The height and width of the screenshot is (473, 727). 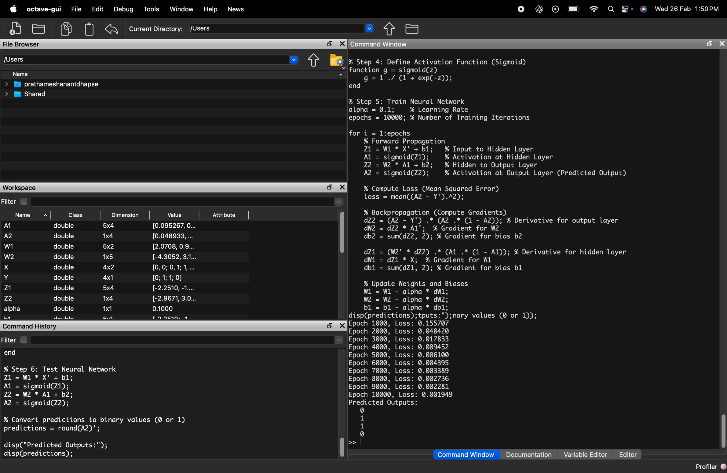 What do you see at coordinates (352, 444) in the screenshot?
I see `New line` at bounding box center [352, 444].